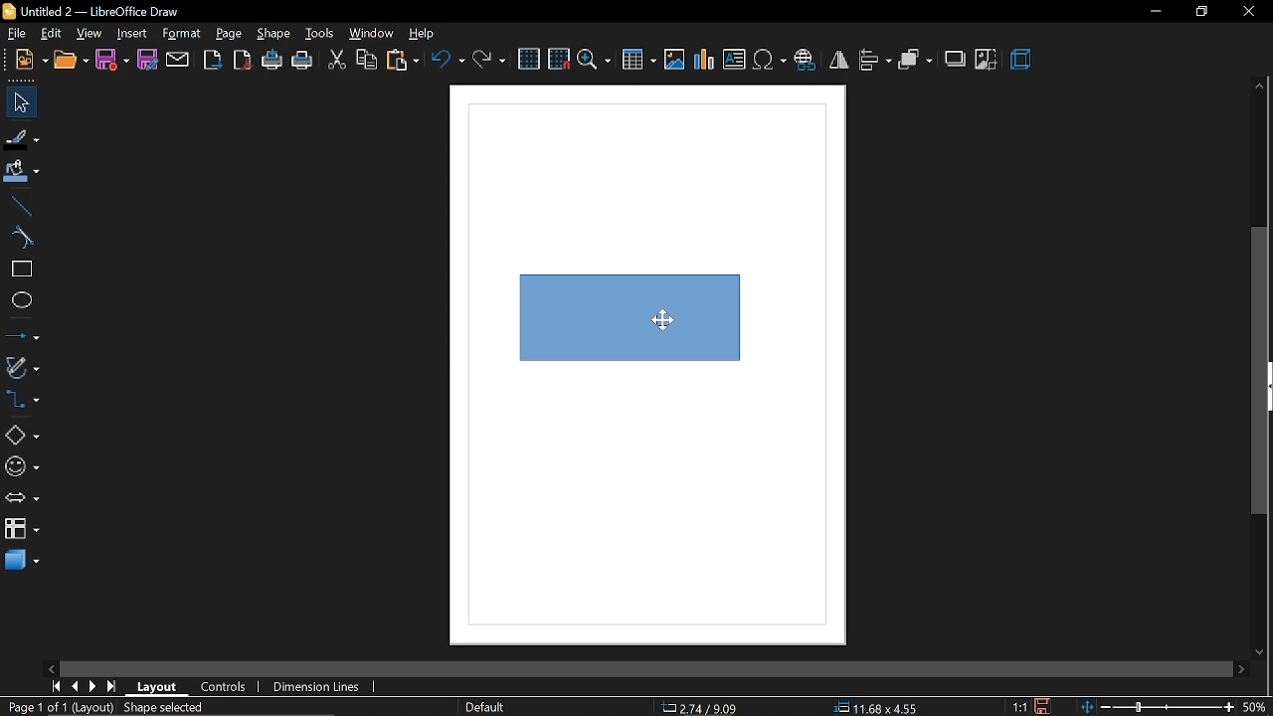 The height and width of the screenshot is (716, 1273). Describe the element at coordinates (304, 60) in the screenshot. I see `print` at that location.